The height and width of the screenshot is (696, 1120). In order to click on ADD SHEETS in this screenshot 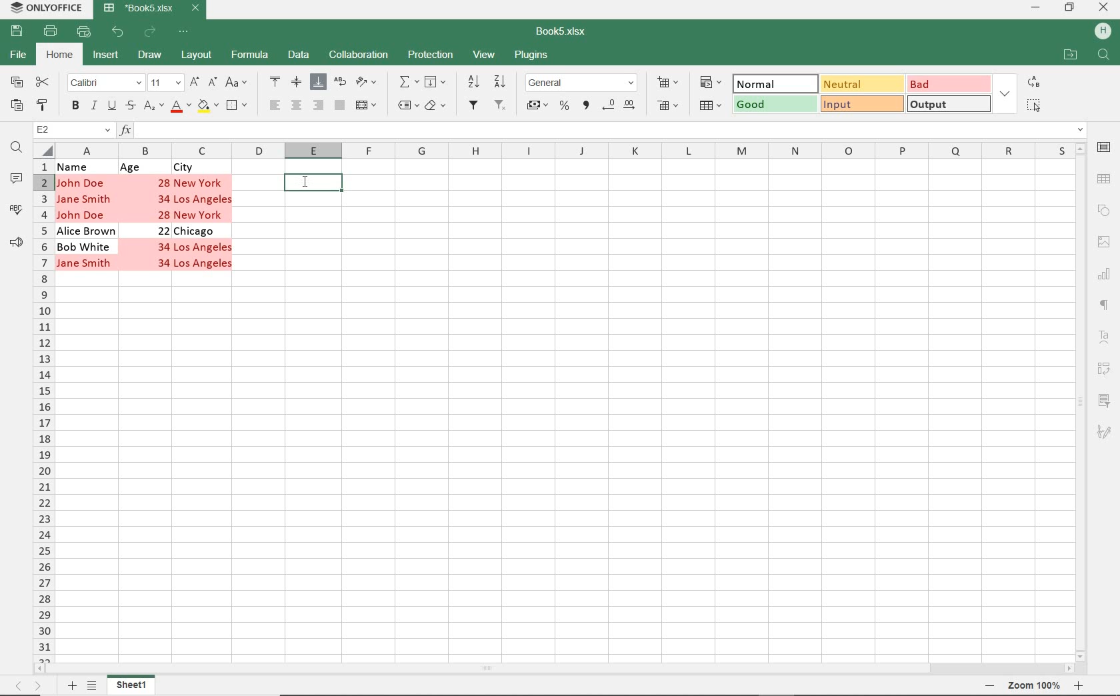, I will do `click(72, 686)`.